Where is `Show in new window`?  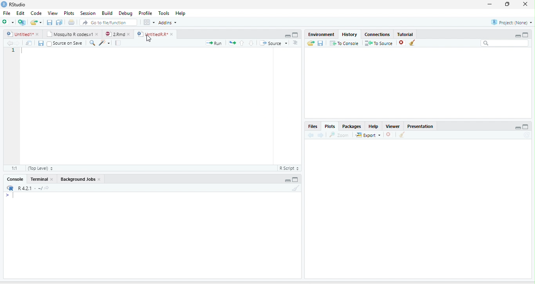 Show in new window is located at coordinates (29, 43).